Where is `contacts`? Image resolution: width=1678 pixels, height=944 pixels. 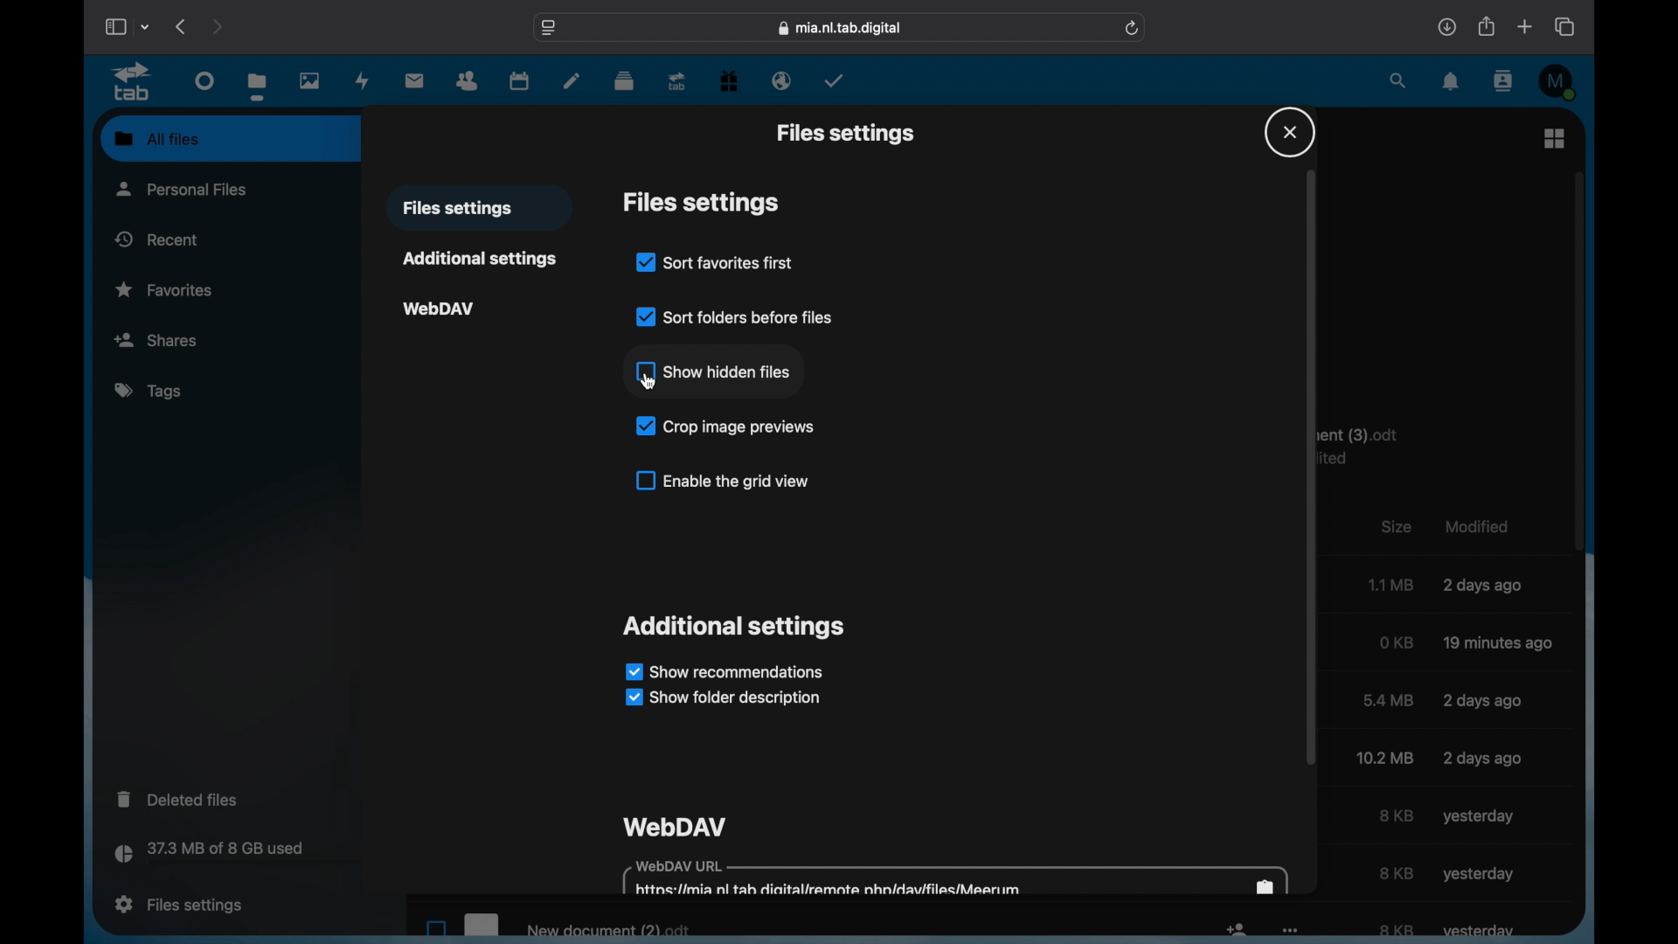 contacts is located at coordinates (468, 81).